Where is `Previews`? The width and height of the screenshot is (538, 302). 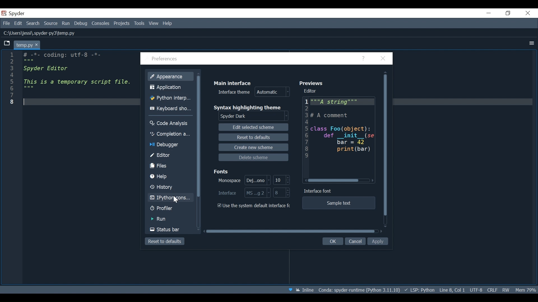 Previews is located at coordinates (311, 83).